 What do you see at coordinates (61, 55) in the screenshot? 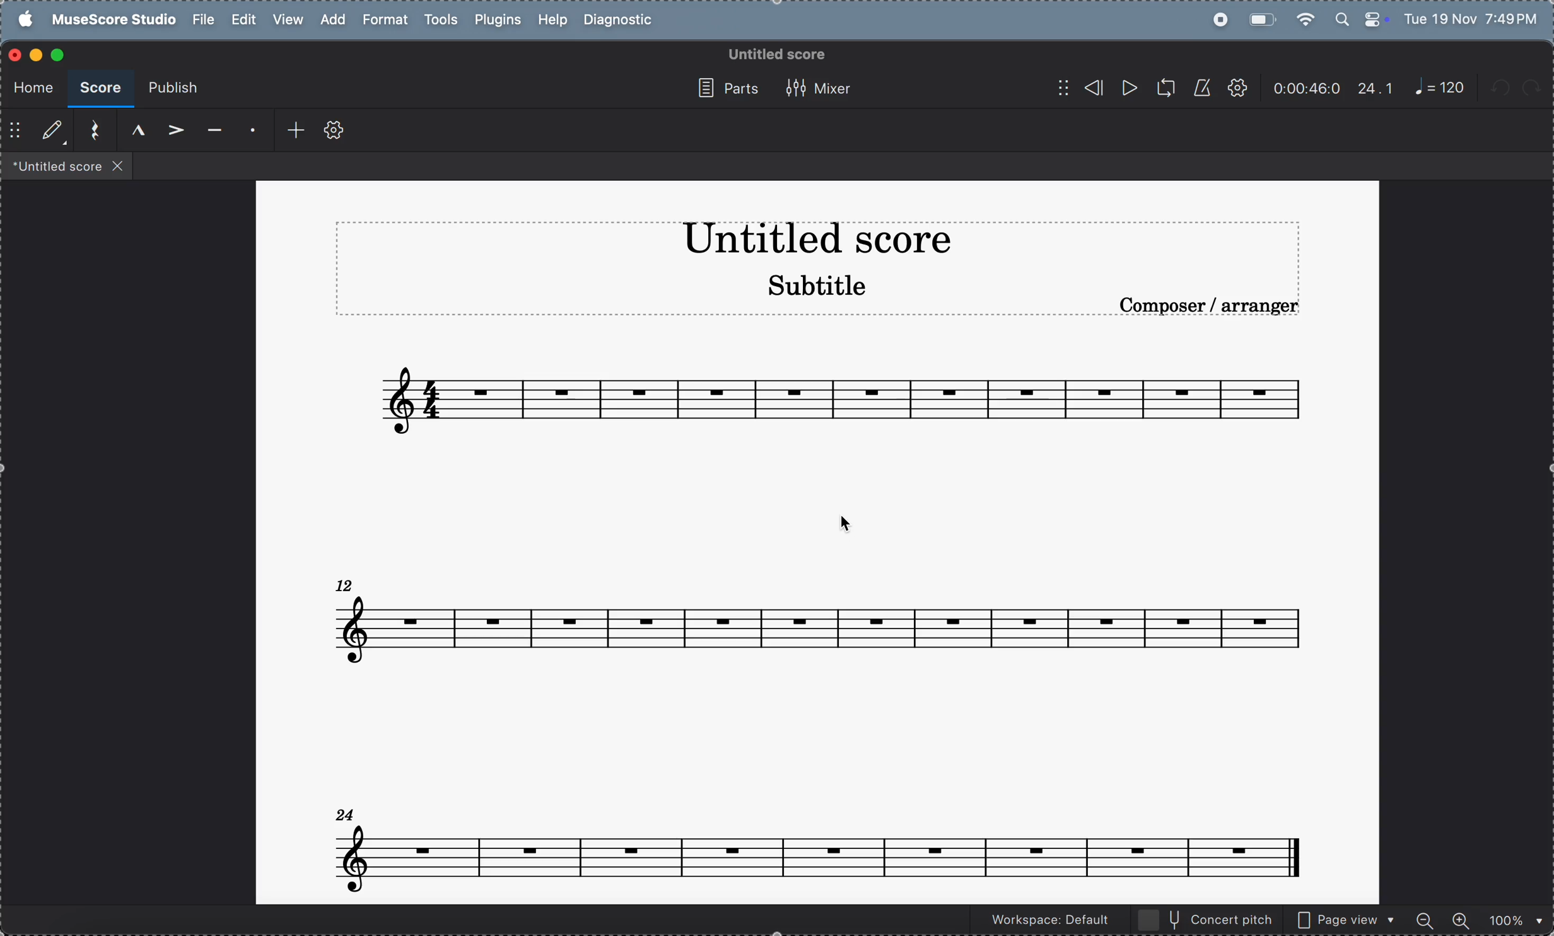
I see `maximize` at bounding box center [61, 55].